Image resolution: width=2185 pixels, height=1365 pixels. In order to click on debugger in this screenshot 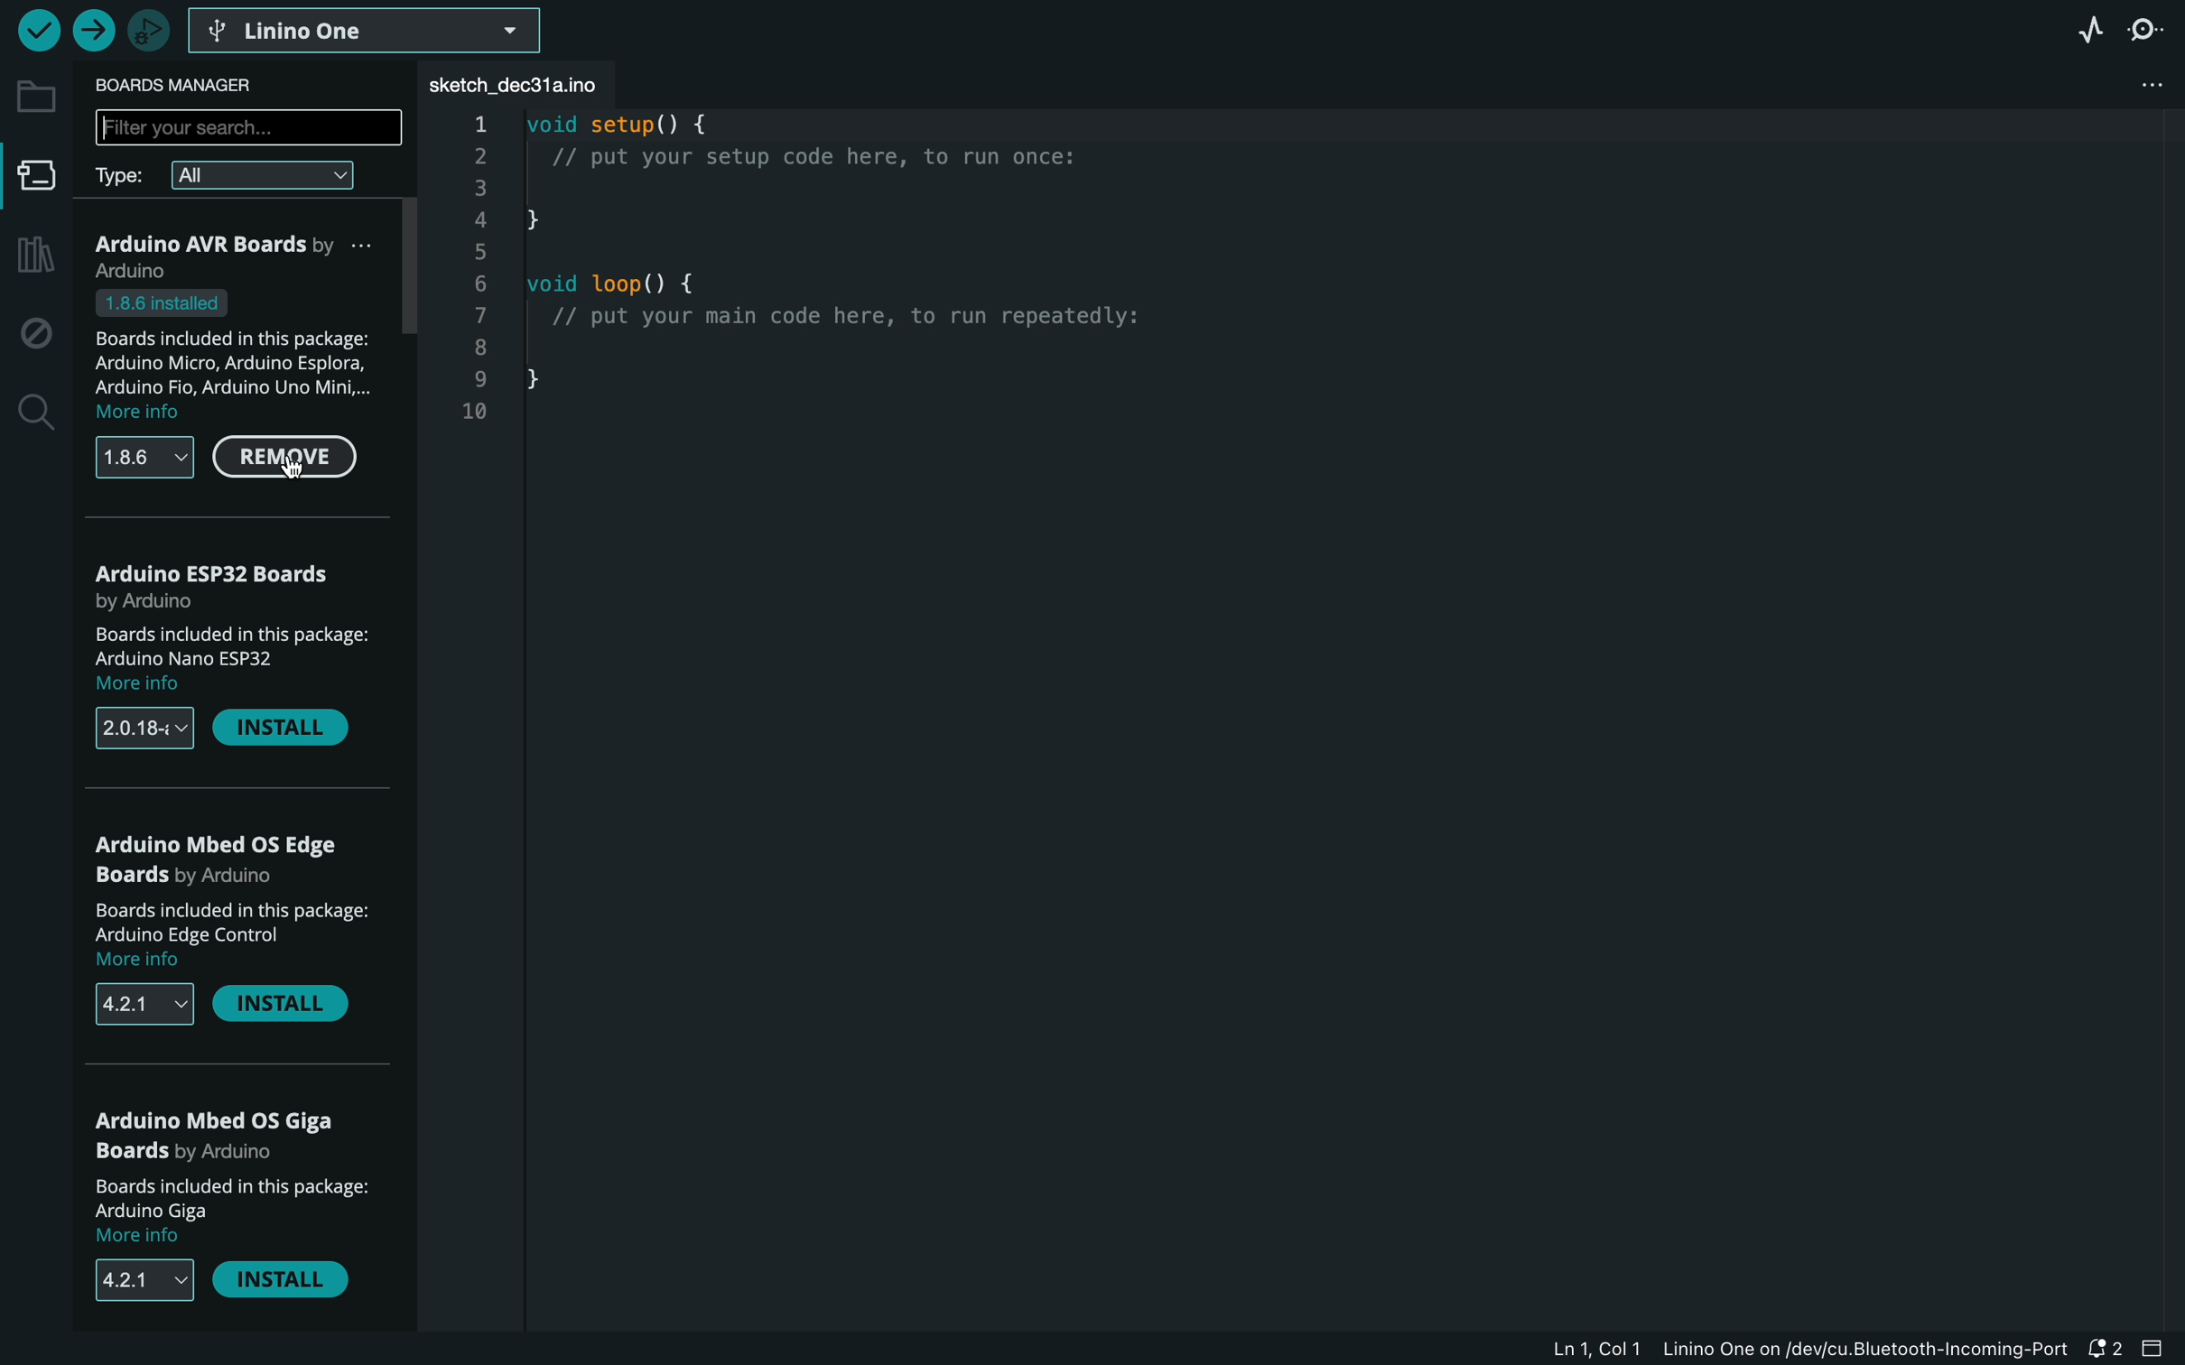, I will do `click(149, 32)`.